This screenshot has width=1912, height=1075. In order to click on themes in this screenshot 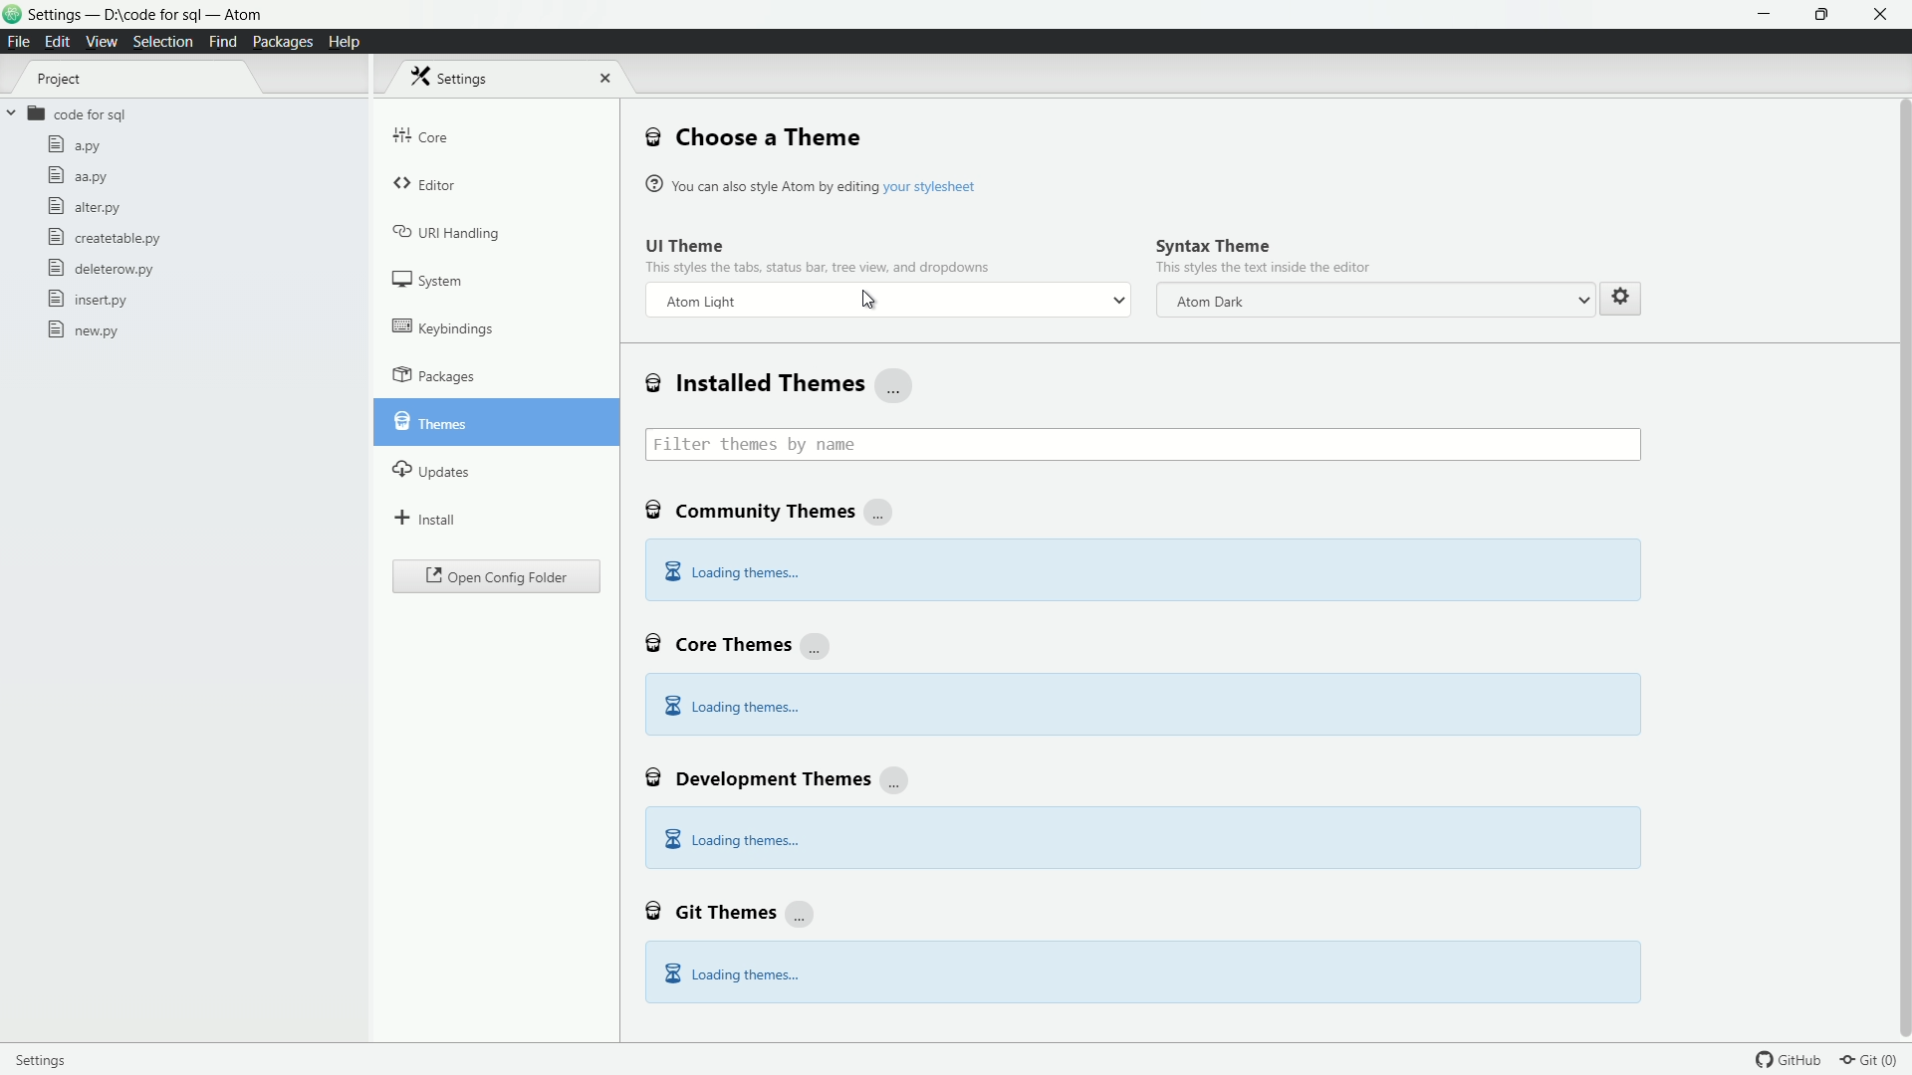, I will do `click(429, 419)`.